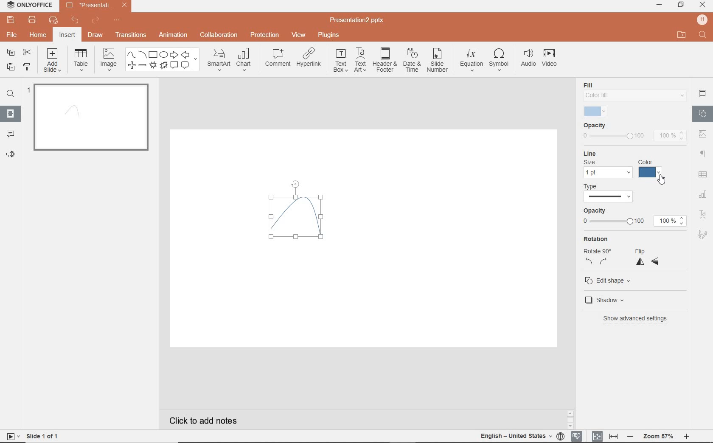  Describe the element at coordinates (32, 20) in the screenshot. I see `PRINT` at that location.